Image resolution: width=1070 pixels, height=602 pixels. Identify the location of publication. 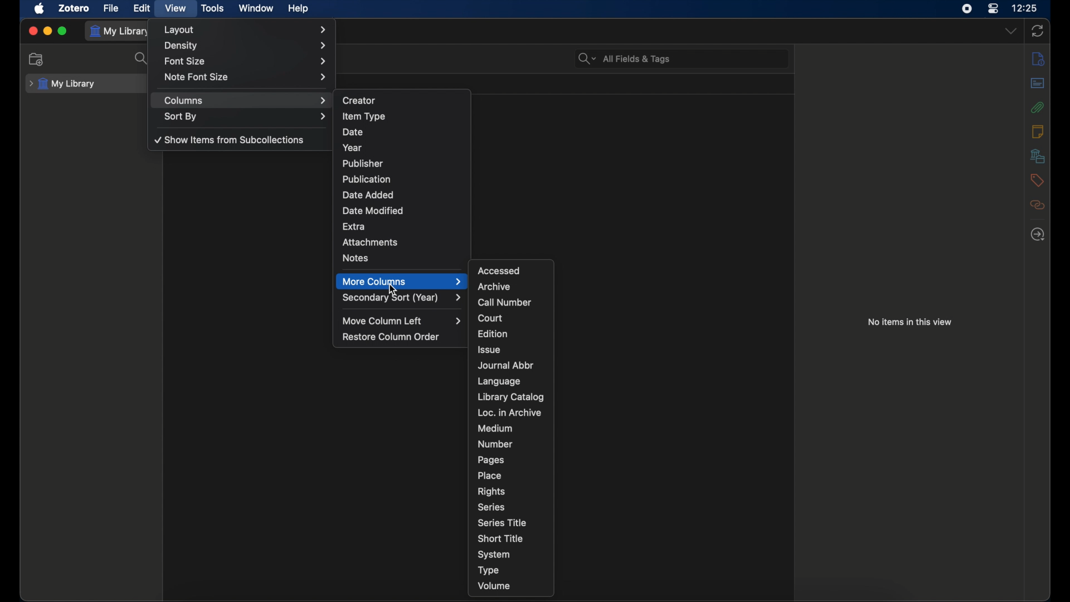
(367, 178).